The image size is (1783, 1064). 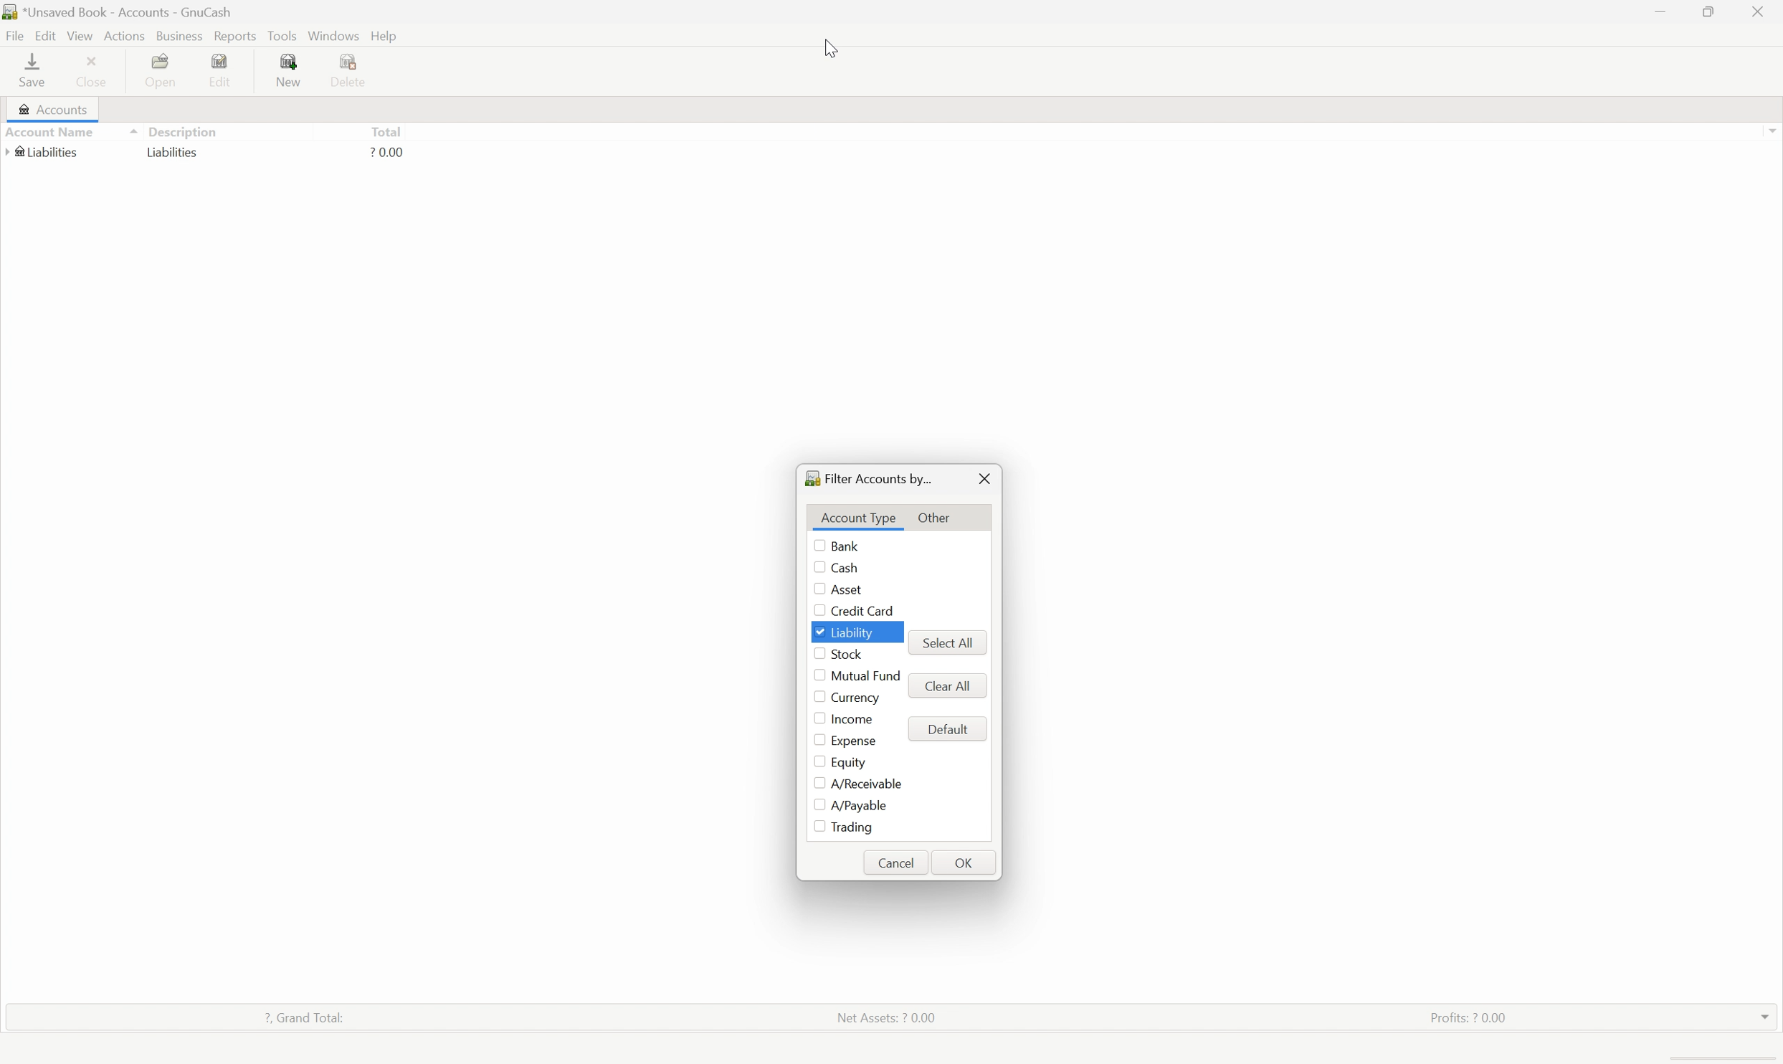 I want to click on Delete, so click(x=352, y=72).